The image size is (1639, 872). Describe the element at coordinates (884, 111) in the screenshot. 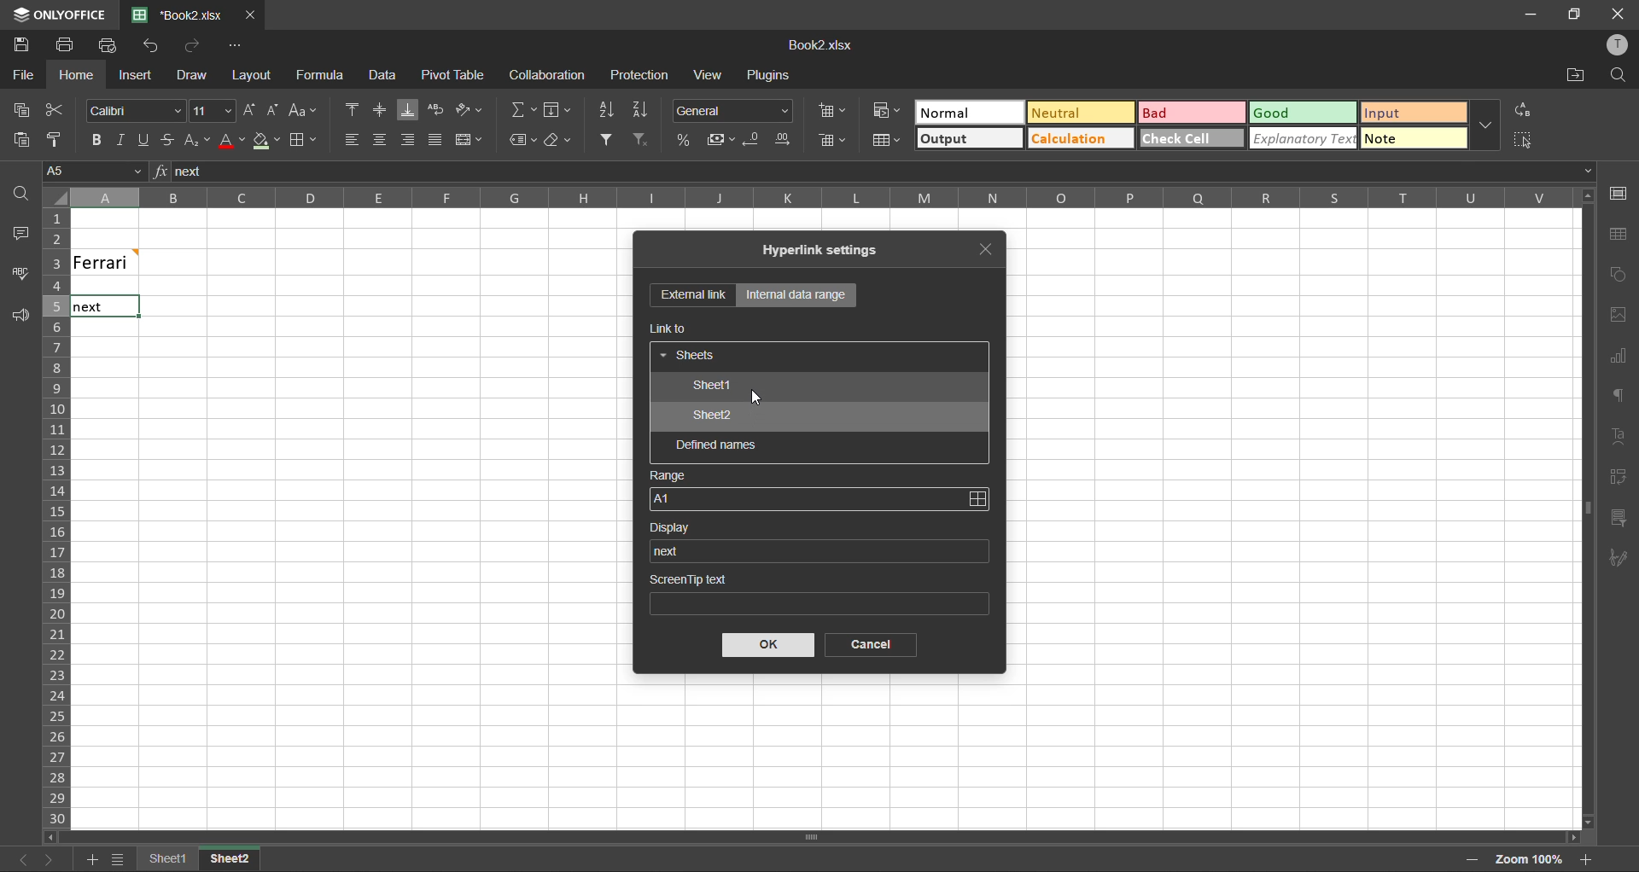

I see `conditional formatting` at that location.